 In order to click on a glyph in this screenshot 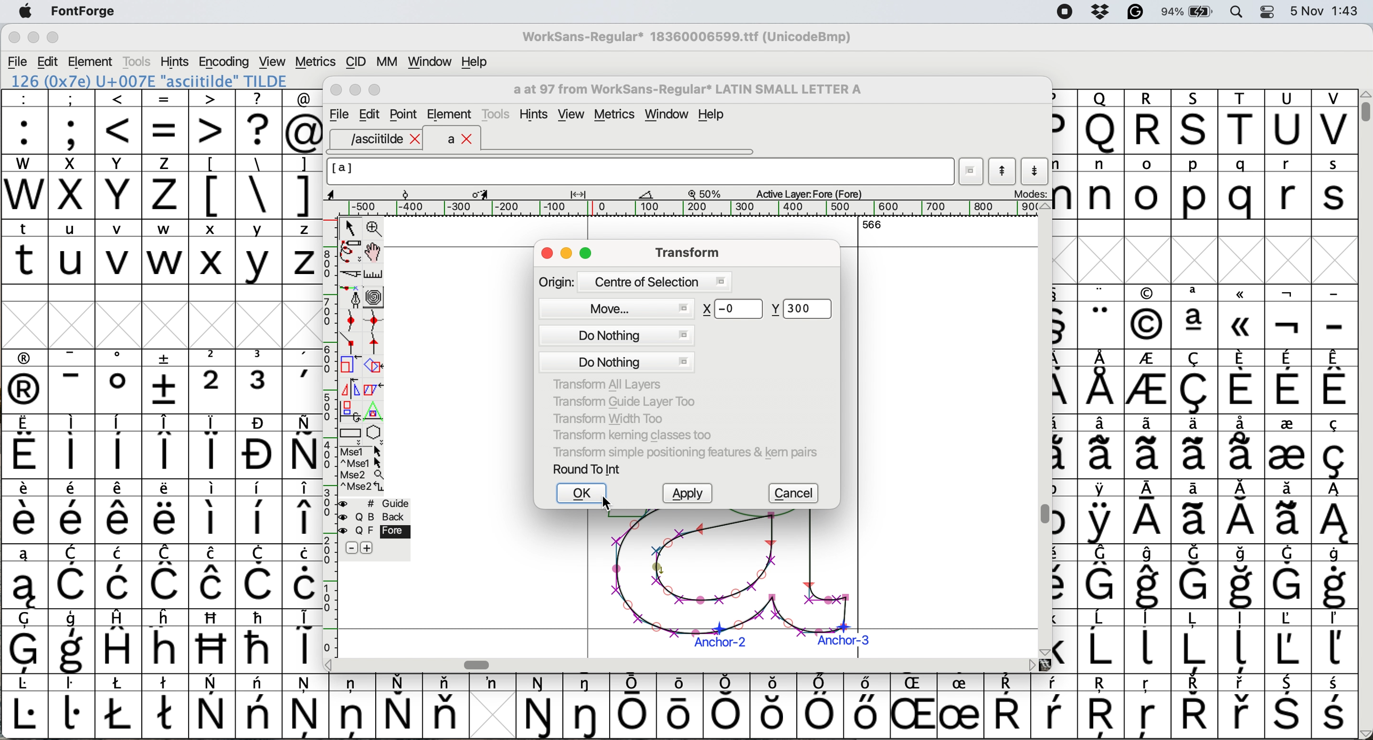, I will do `click(727, 583)`.